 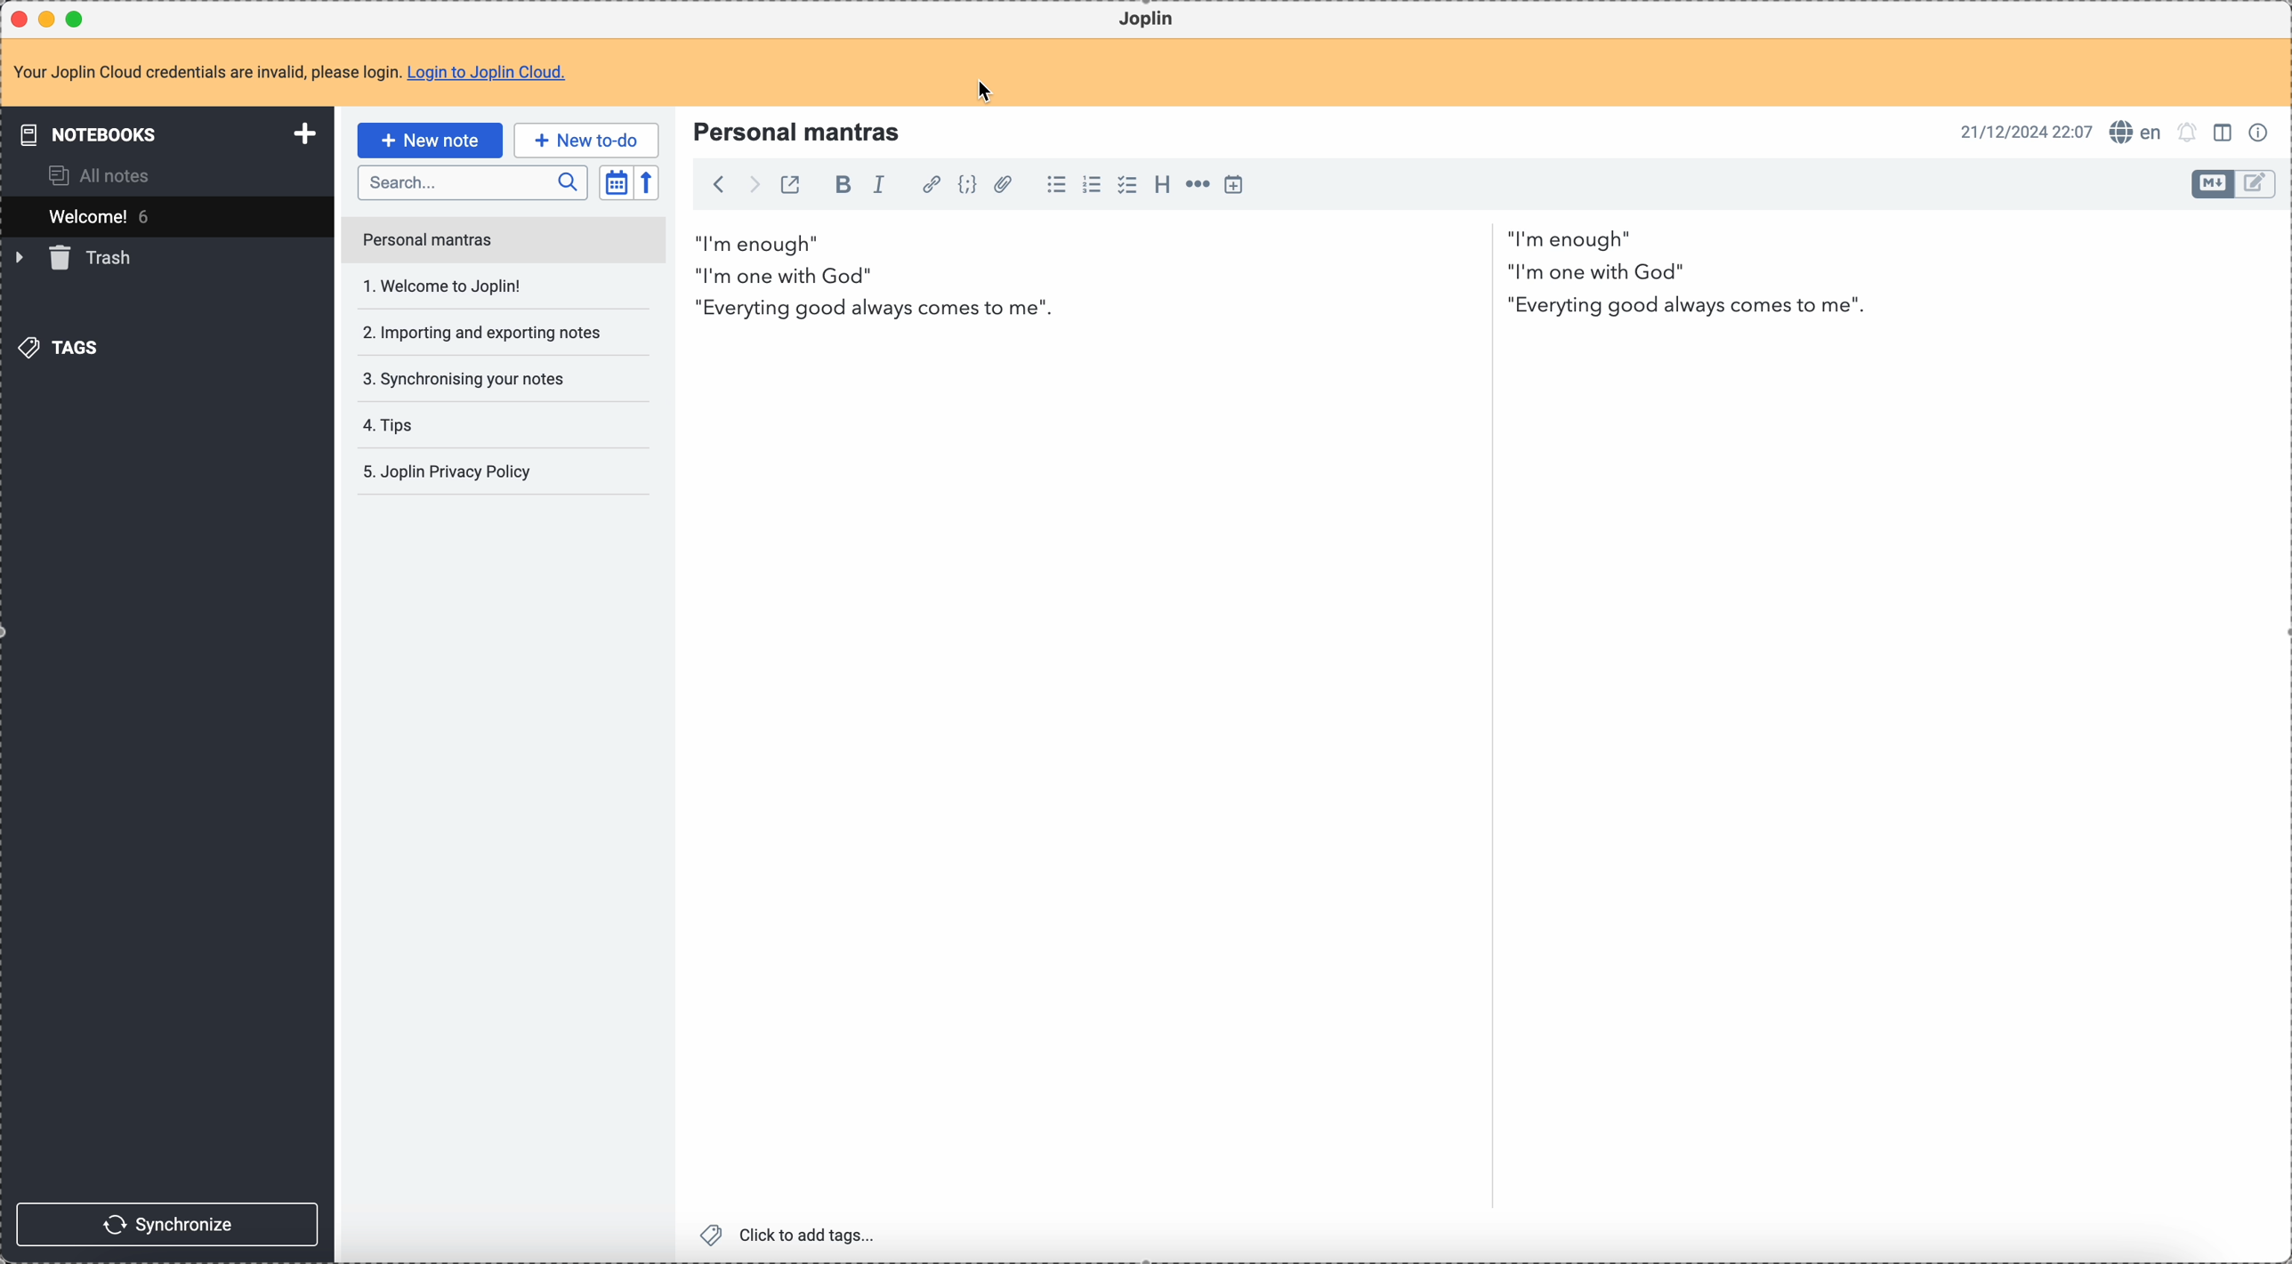 I want to click on toggle external editing, so click(x=793, y=187).